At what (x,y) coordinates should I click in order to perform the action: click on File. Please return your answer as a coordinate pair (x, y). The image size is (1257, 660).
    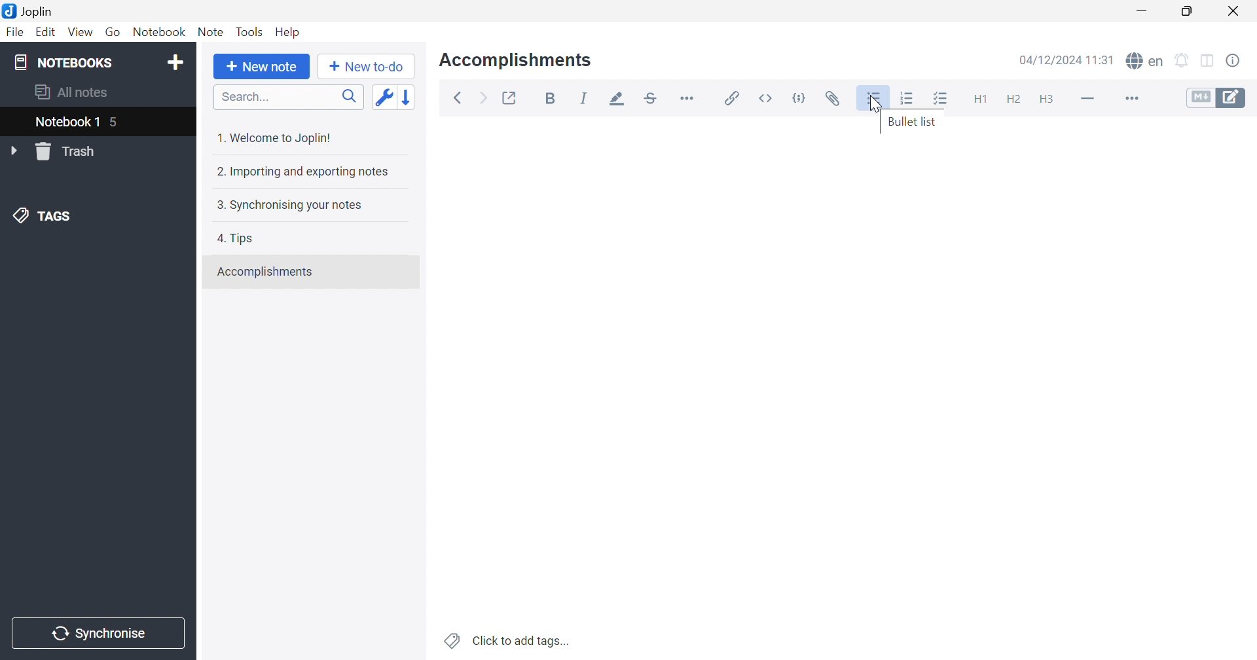
    Looking at the image, I should click on (17, 31).